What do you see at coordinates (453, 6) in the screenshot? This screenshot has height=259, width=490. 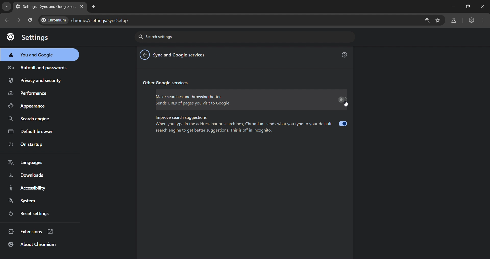 I see `minimize` at bounding box center [453, 6].